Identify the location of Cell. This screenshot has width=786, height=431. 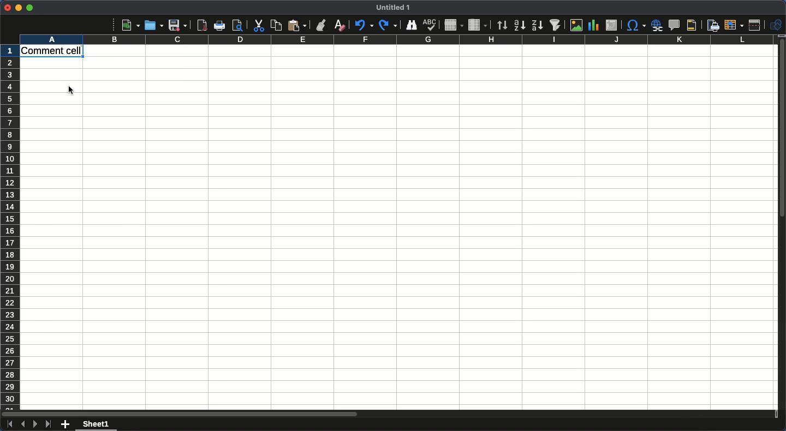
(49, 52).